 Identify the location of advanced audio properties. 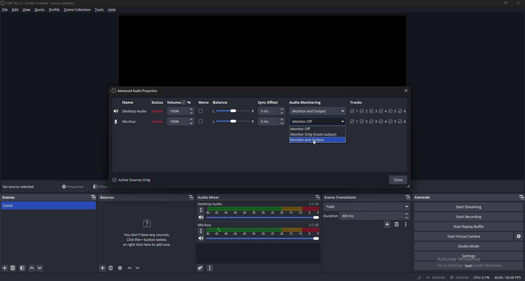
(201, 268).